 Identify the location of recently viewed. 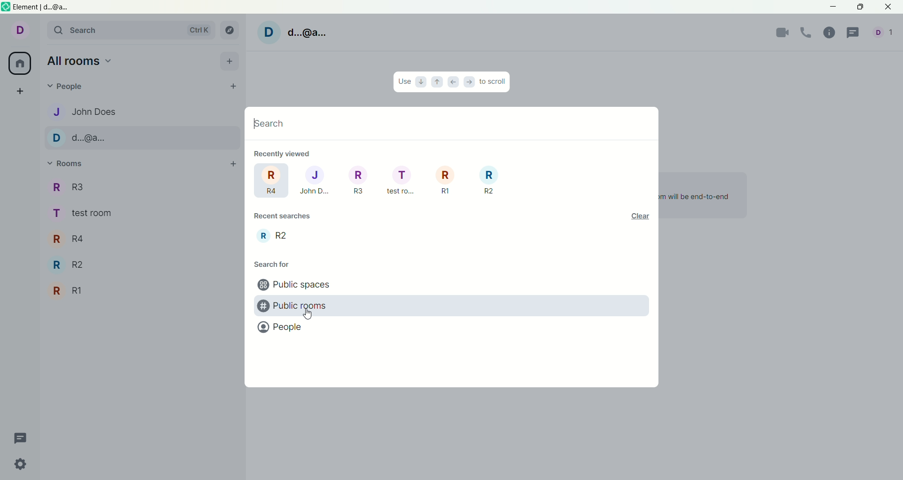
(284, 154).